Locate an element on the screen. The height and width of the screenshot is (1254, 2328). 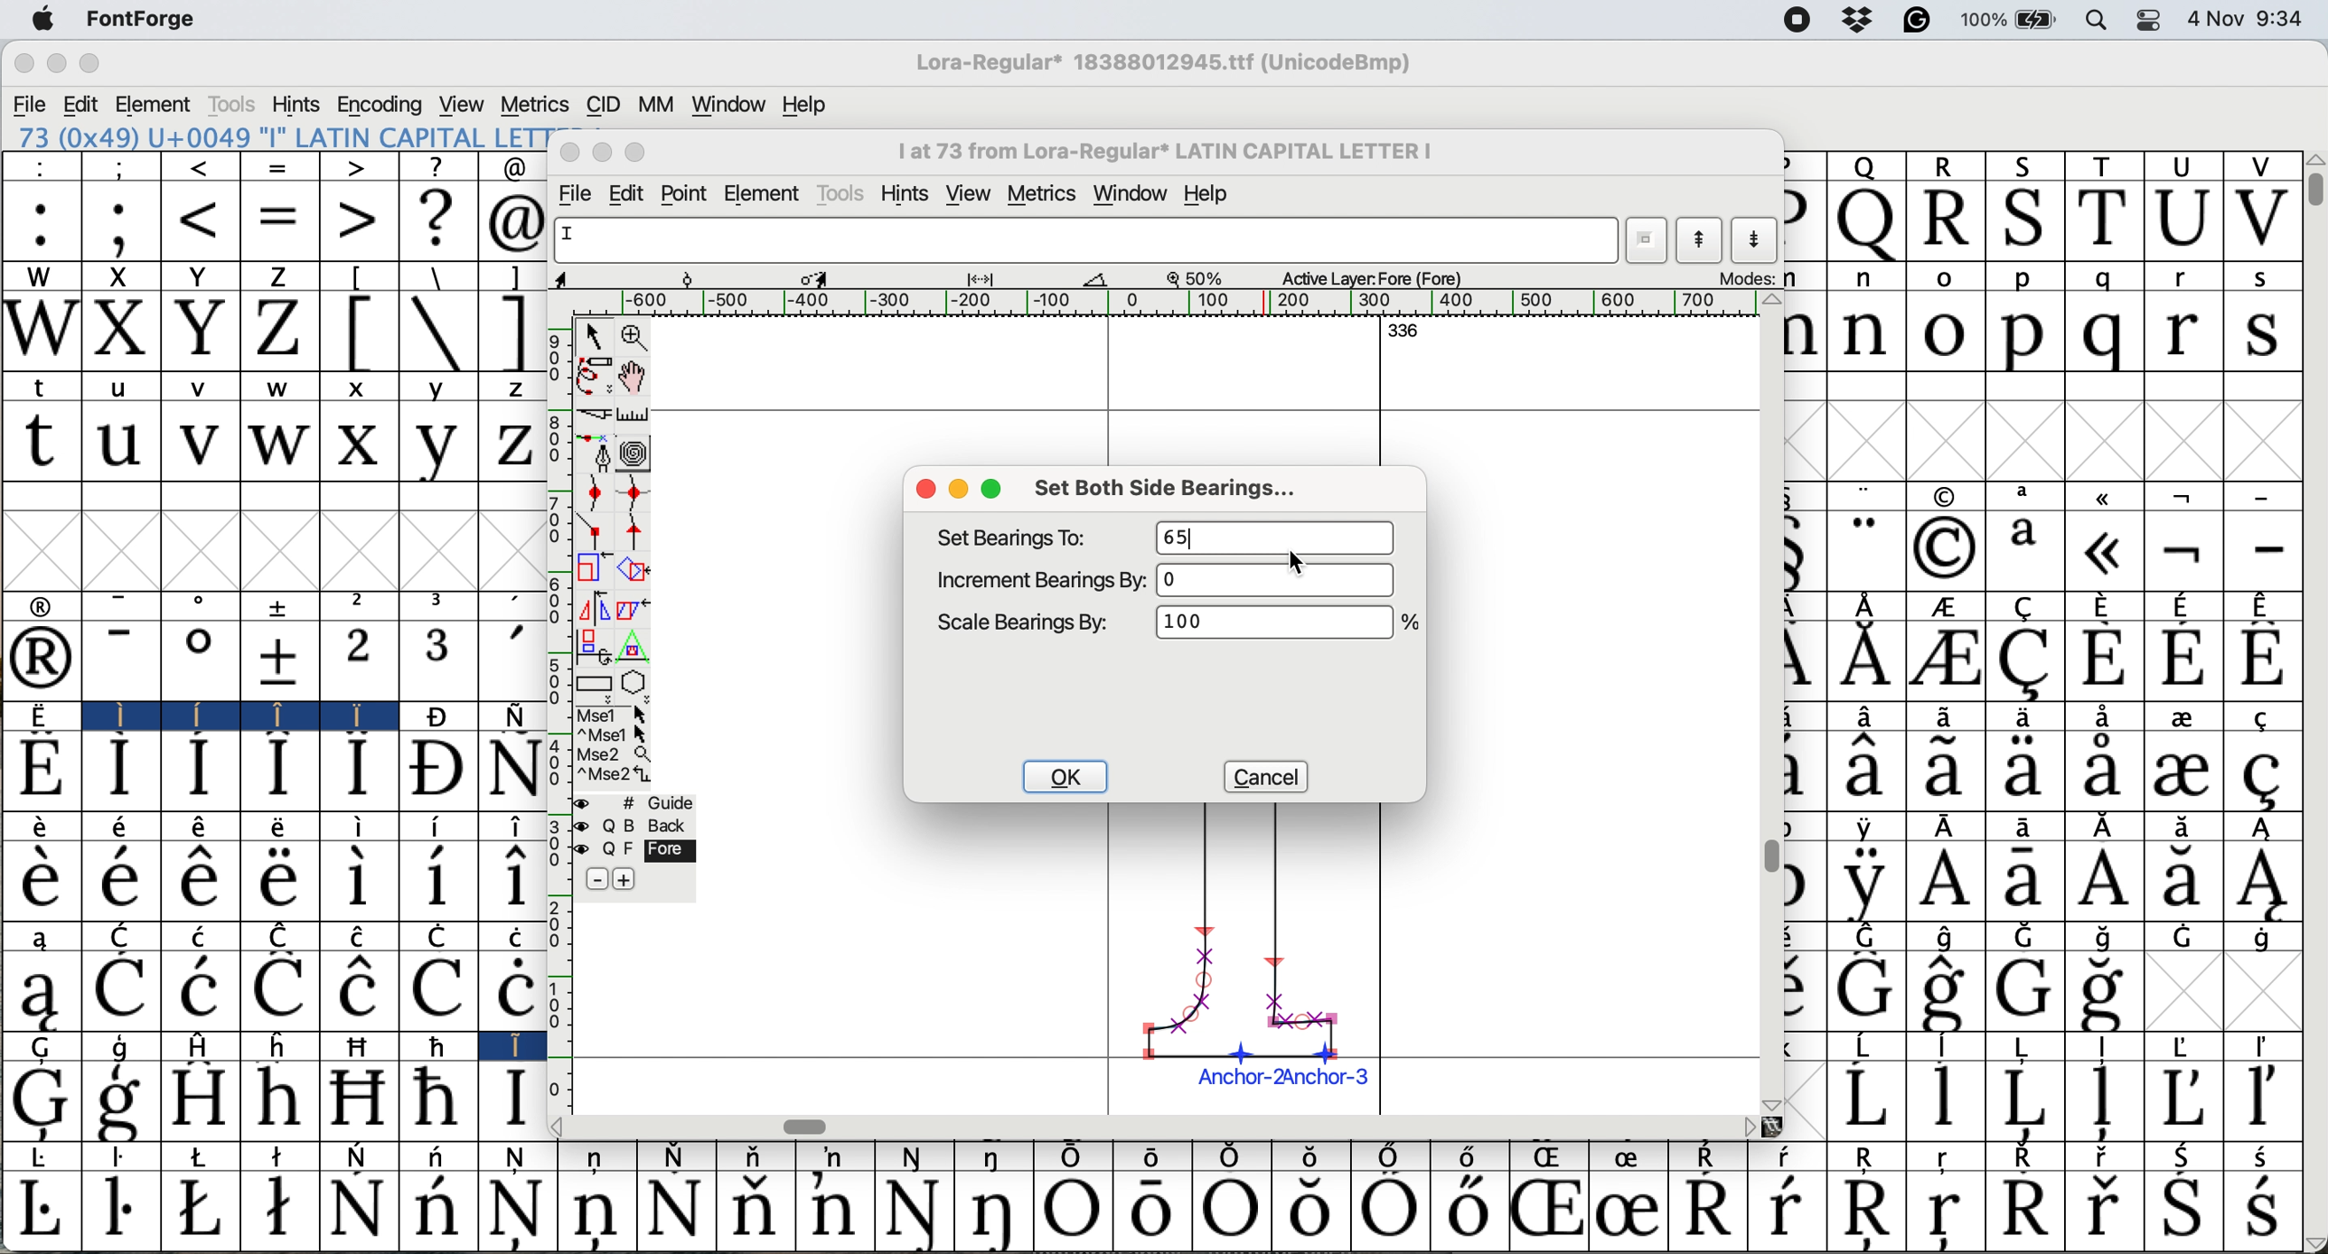
x is located at coordinates (361, 386).